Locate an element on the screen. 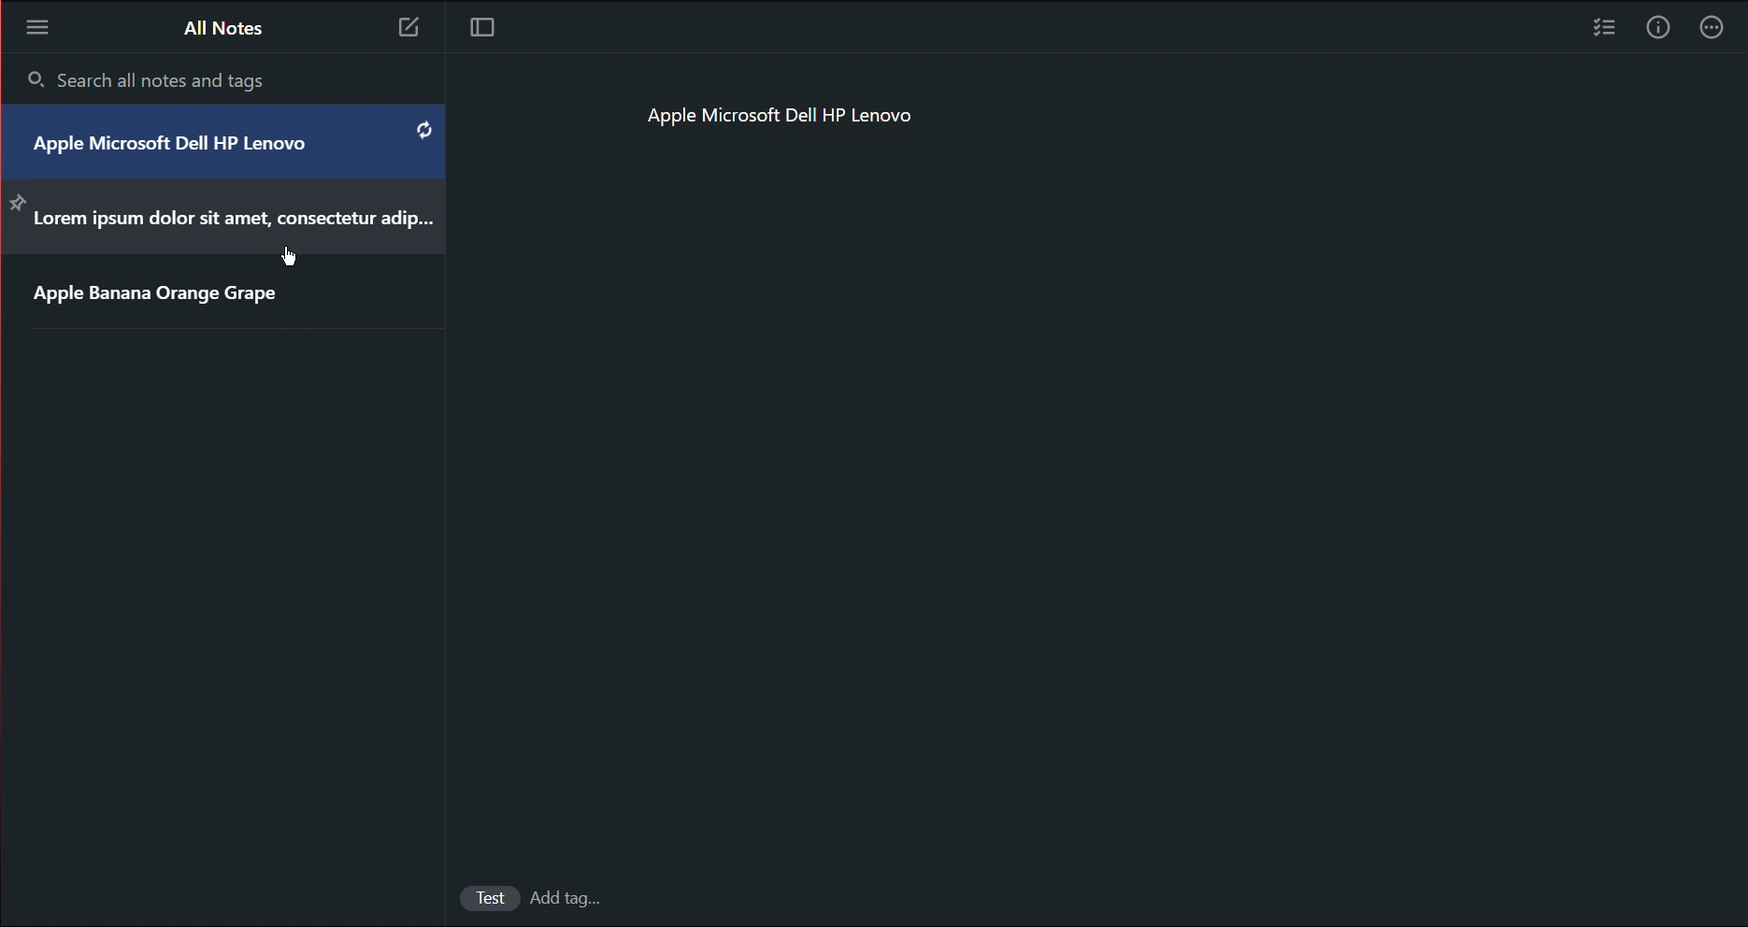 The image size is (1748, 927). Note 3 is located at coordinates (411, 30).